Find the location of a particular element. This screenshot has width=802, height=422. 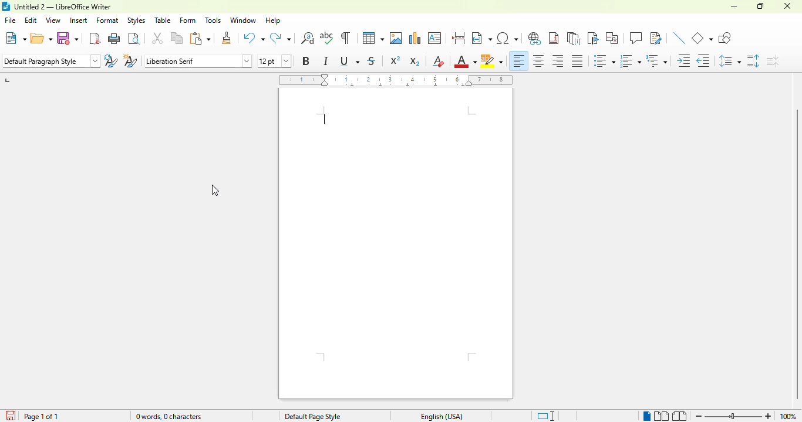

update selected style is located at coordinates (112, 61).